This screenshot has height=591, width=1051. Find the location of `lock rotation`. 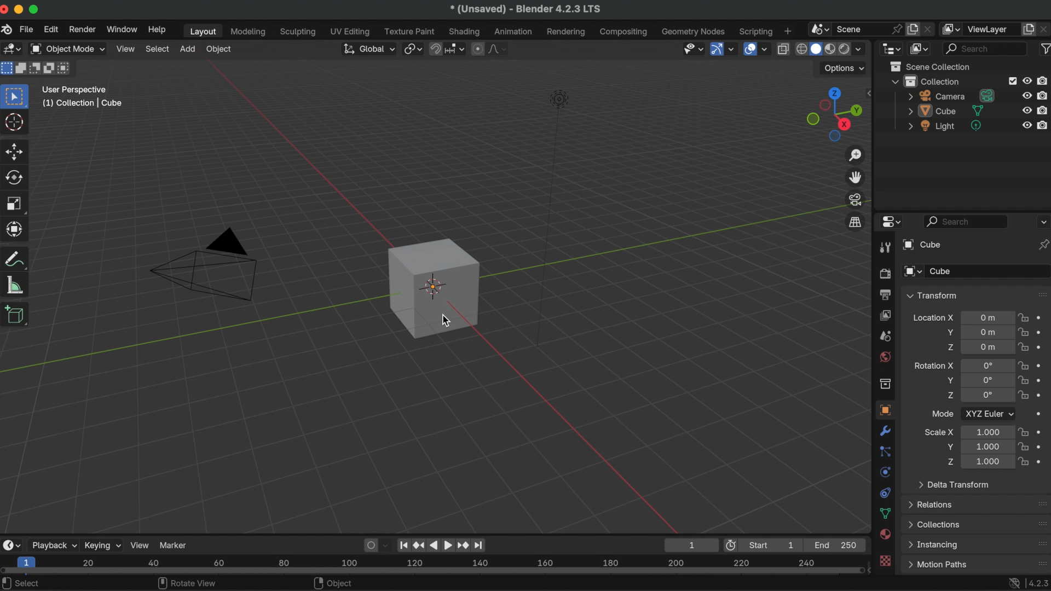

lock rotation is located at coordinates (1024, 381).